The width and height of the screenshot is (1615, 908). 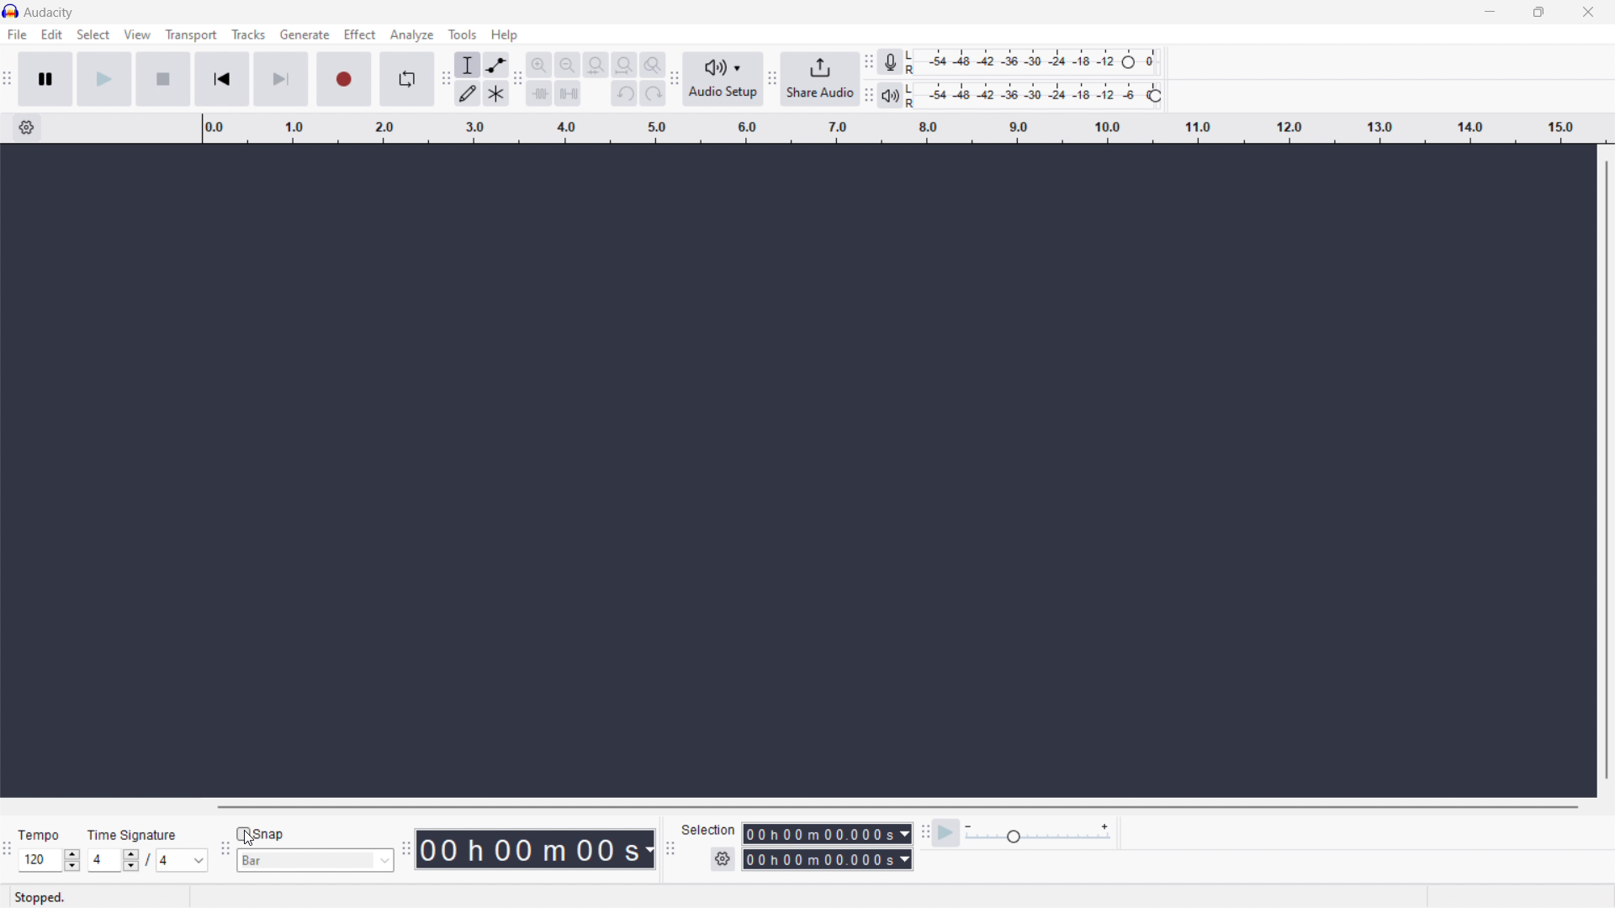 I want to click on playback meter toolbar, so click(x=868, y=95).